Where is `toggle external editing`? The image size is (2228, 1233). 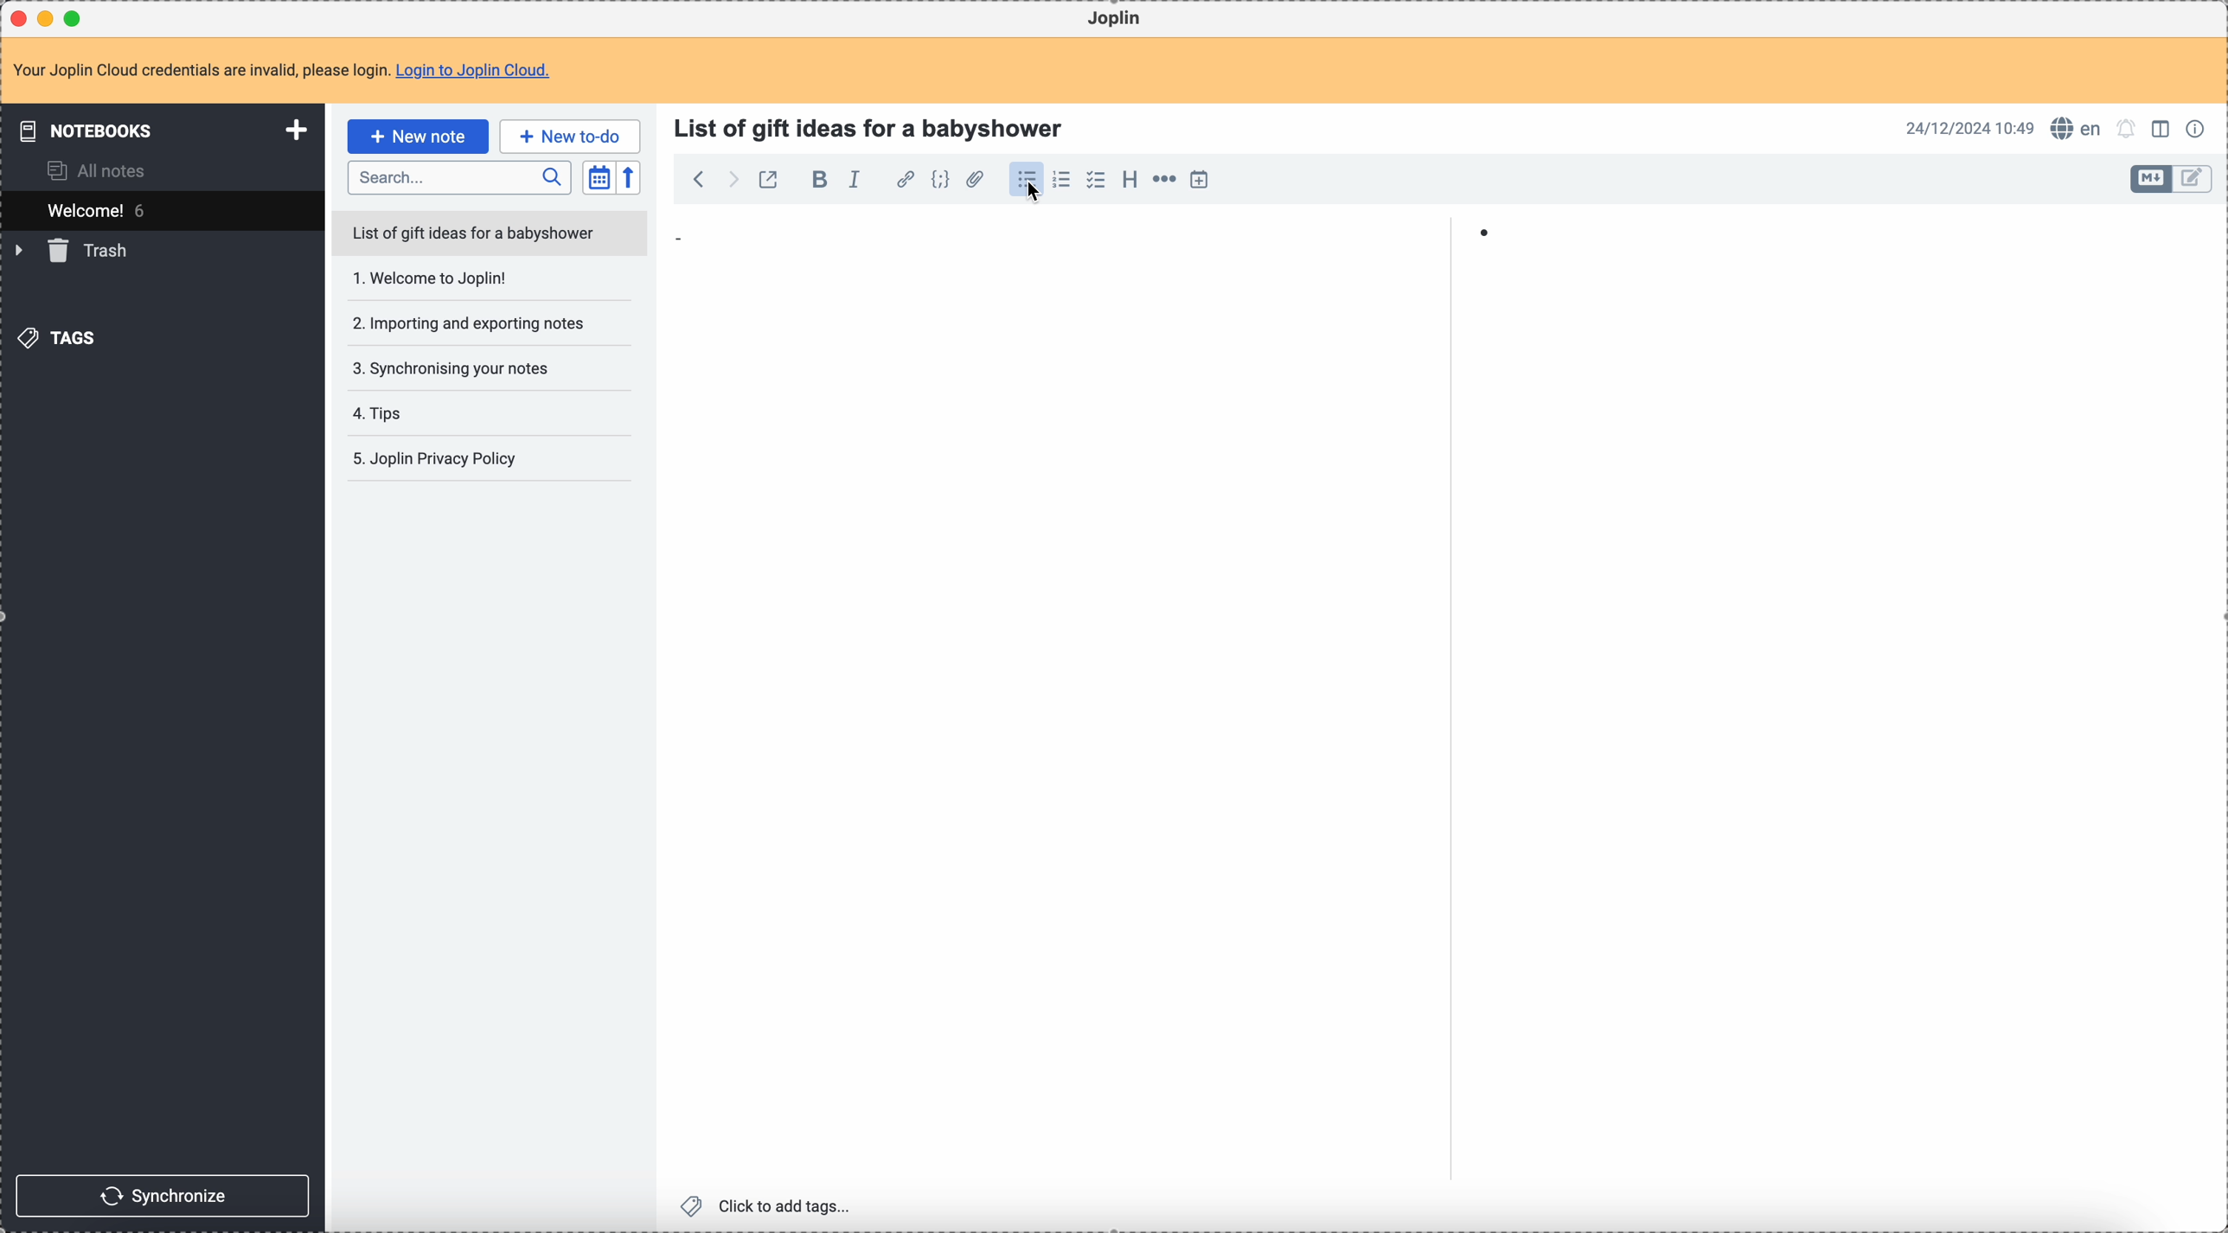 toggle external editing is located at coordinates (767, 179).